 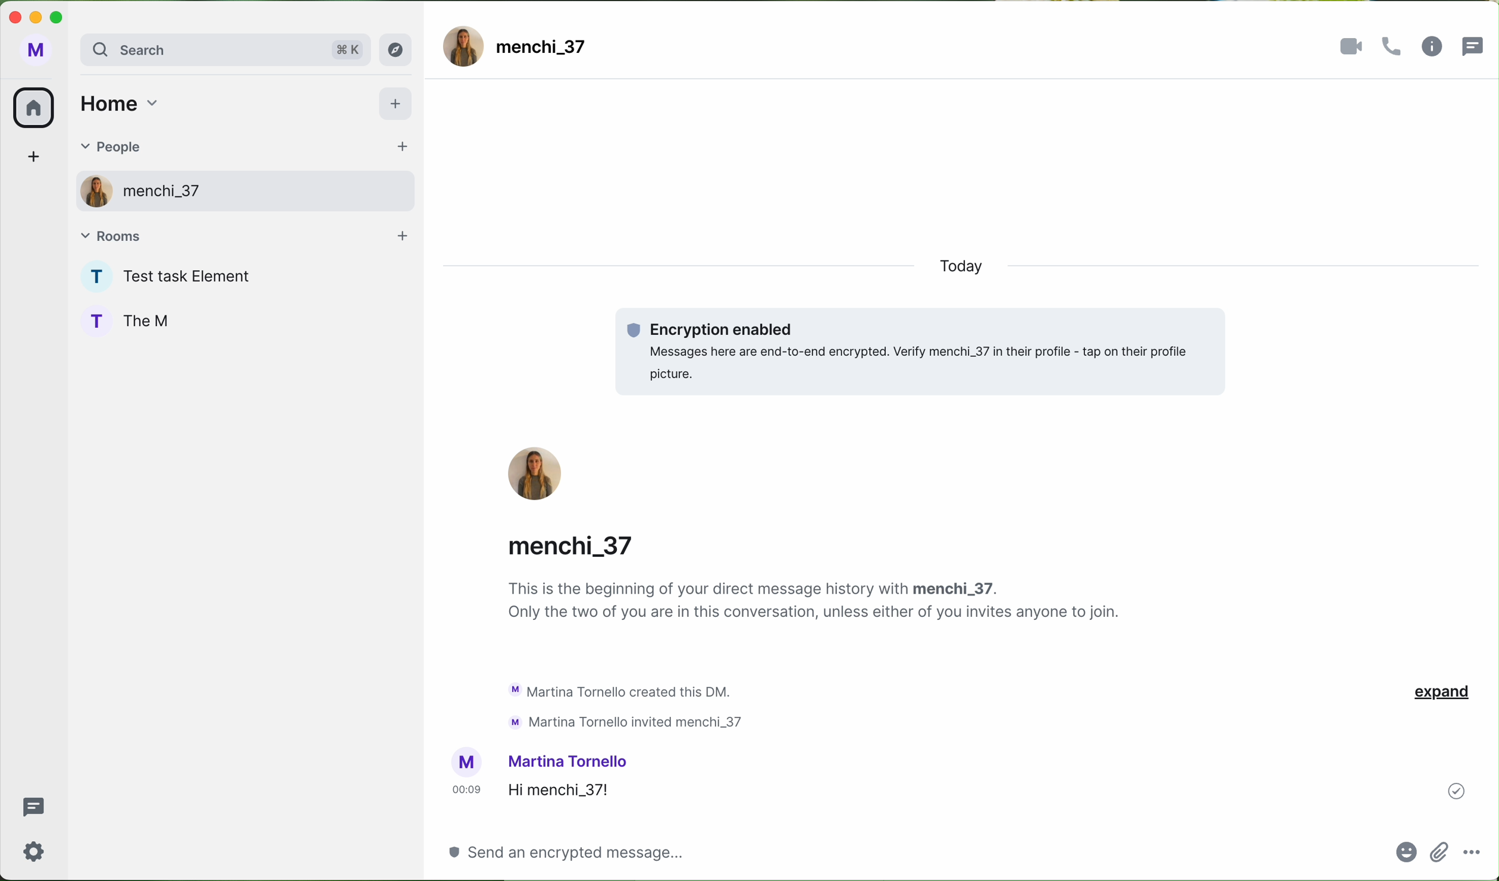 What do you see at coordinates (562, 852) in the screenshot?
I see `for writing a message` at bounding box center [562, 852].